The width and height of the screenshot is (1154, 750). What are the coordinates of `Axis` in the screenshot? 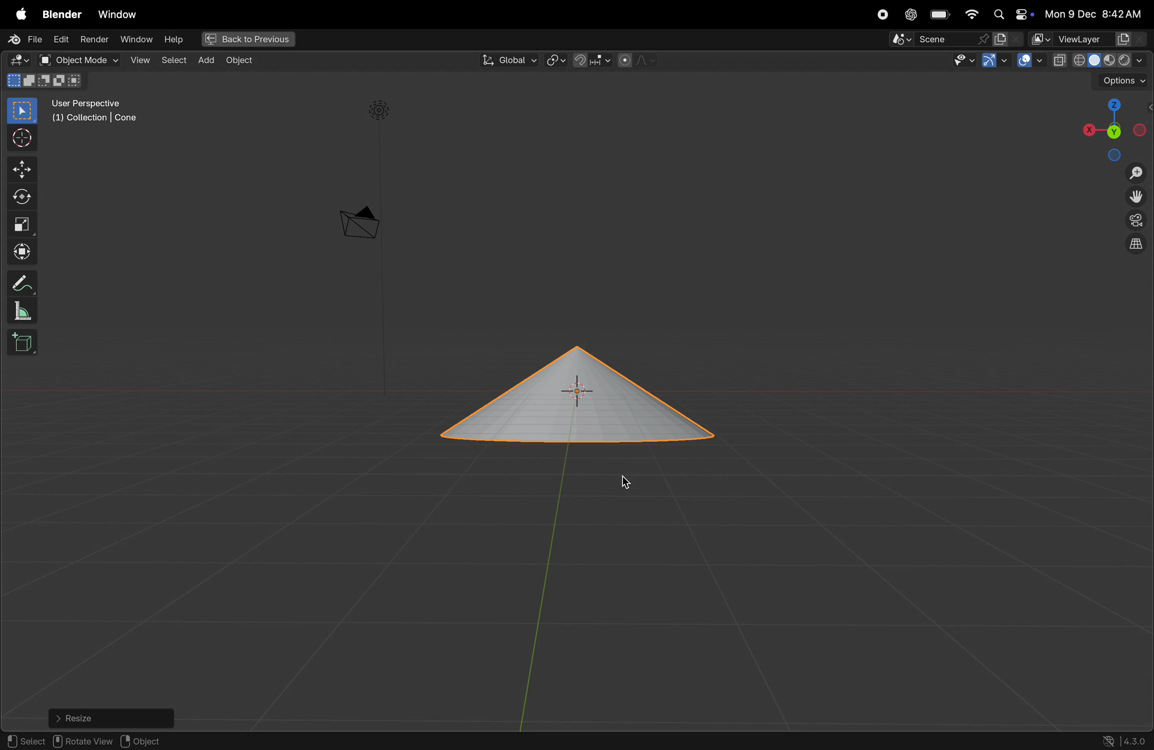 It's located at (142, 741).